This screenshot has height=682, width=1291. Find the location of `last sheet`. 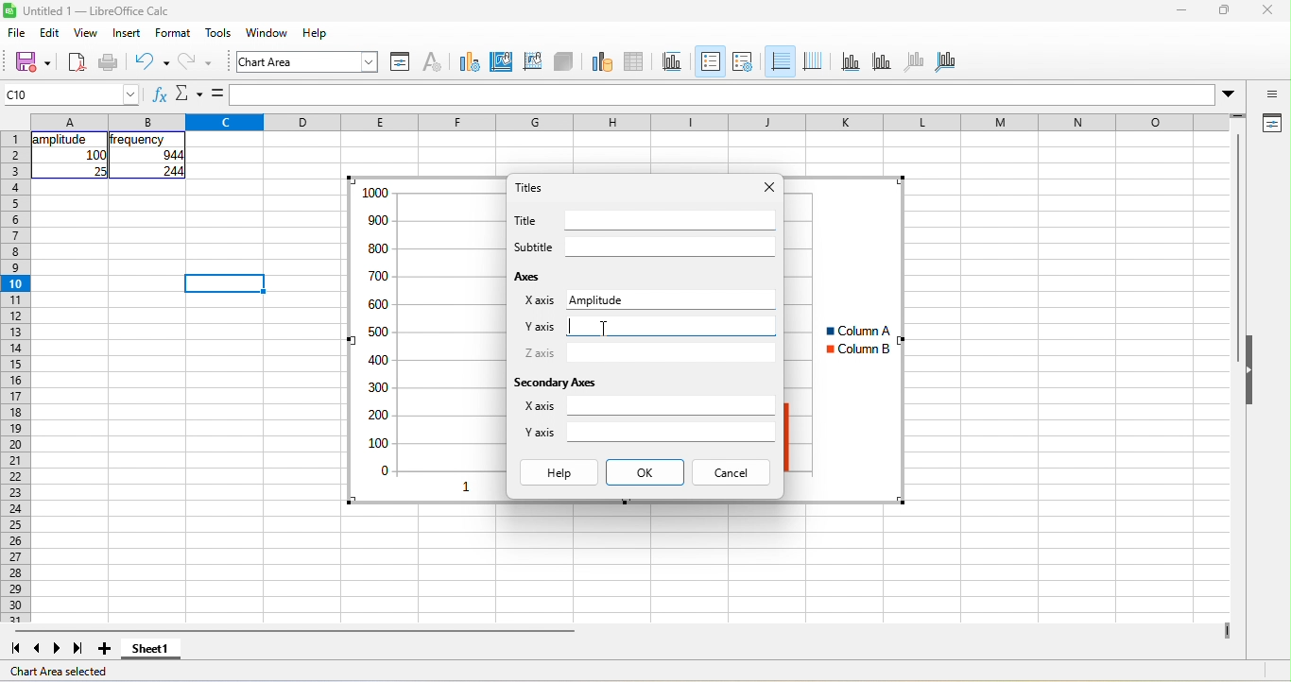

last sheet is located at coordinates (78, 649).